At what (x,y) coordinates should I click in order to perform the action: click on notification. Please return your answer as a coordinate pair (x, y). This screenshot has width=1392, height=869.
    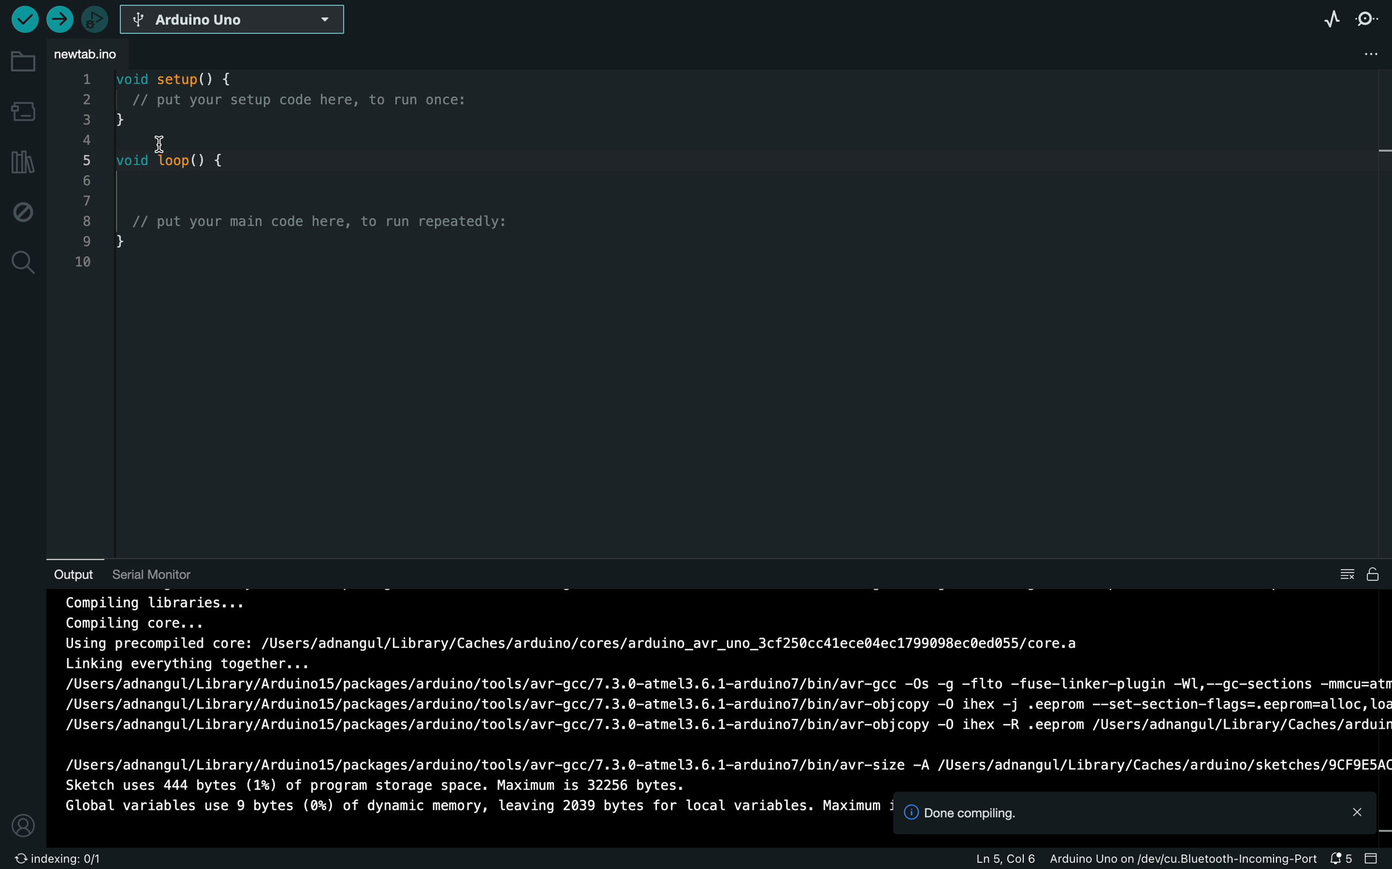
    Looking at the image, I should click on (1341, 858).